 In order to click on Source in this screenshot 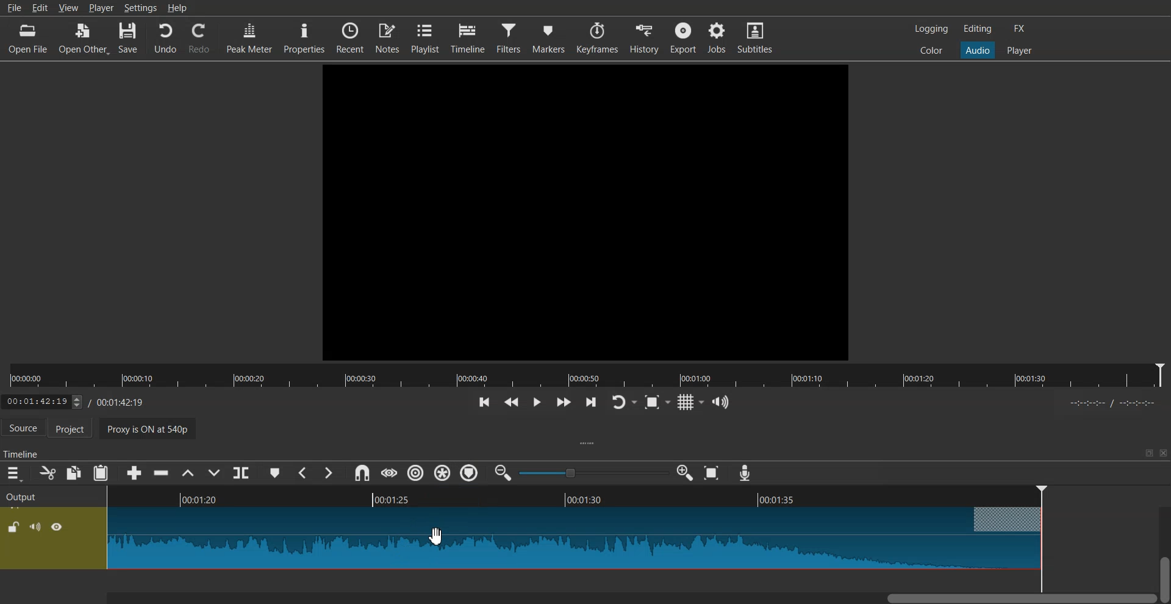, I will do `click(23, 427)`.